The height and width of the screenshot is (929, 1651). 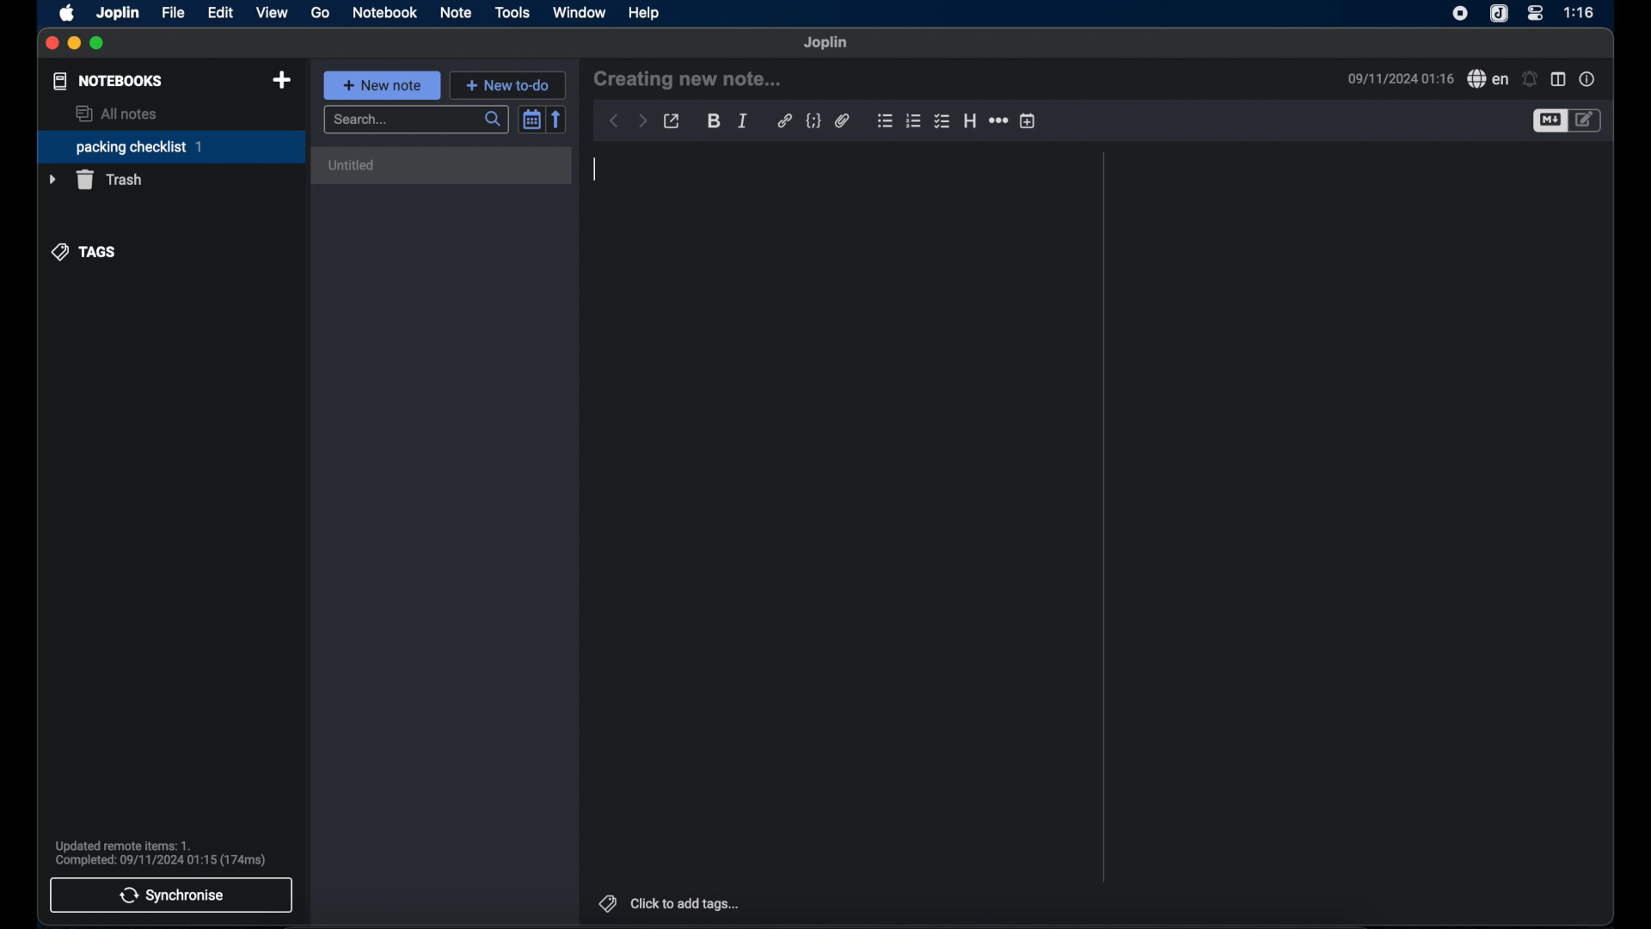 What do you see at coordinates (1587, 121) in the screenshot?
I see `toggle edito` at bounding box center [1587, 121].